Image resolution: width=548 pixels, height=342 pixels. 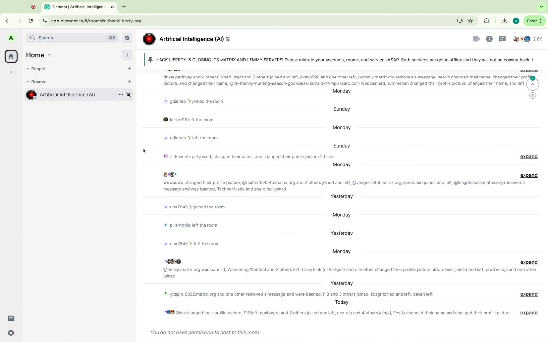 What do you see at coordinates (503, 38) in the screenshot?
I see `threads` at bounding box center [503, 38].